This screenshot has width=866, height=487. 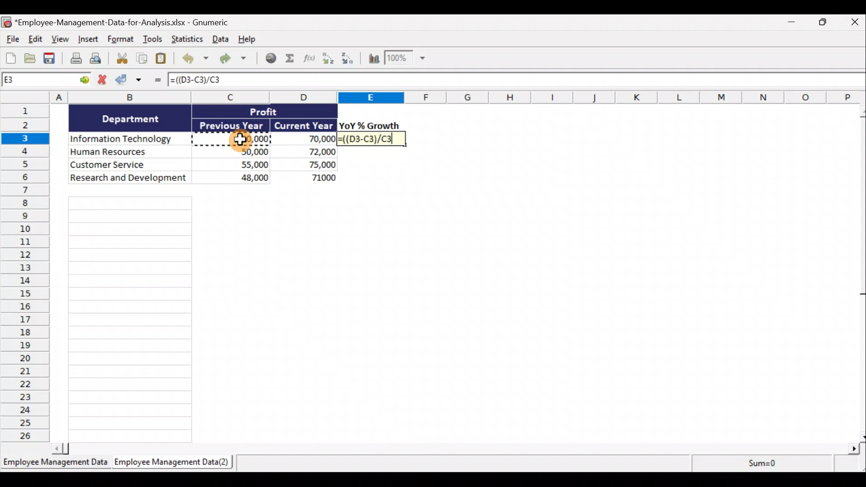 I want to click on Cancel change, so click(x=103, y=80).